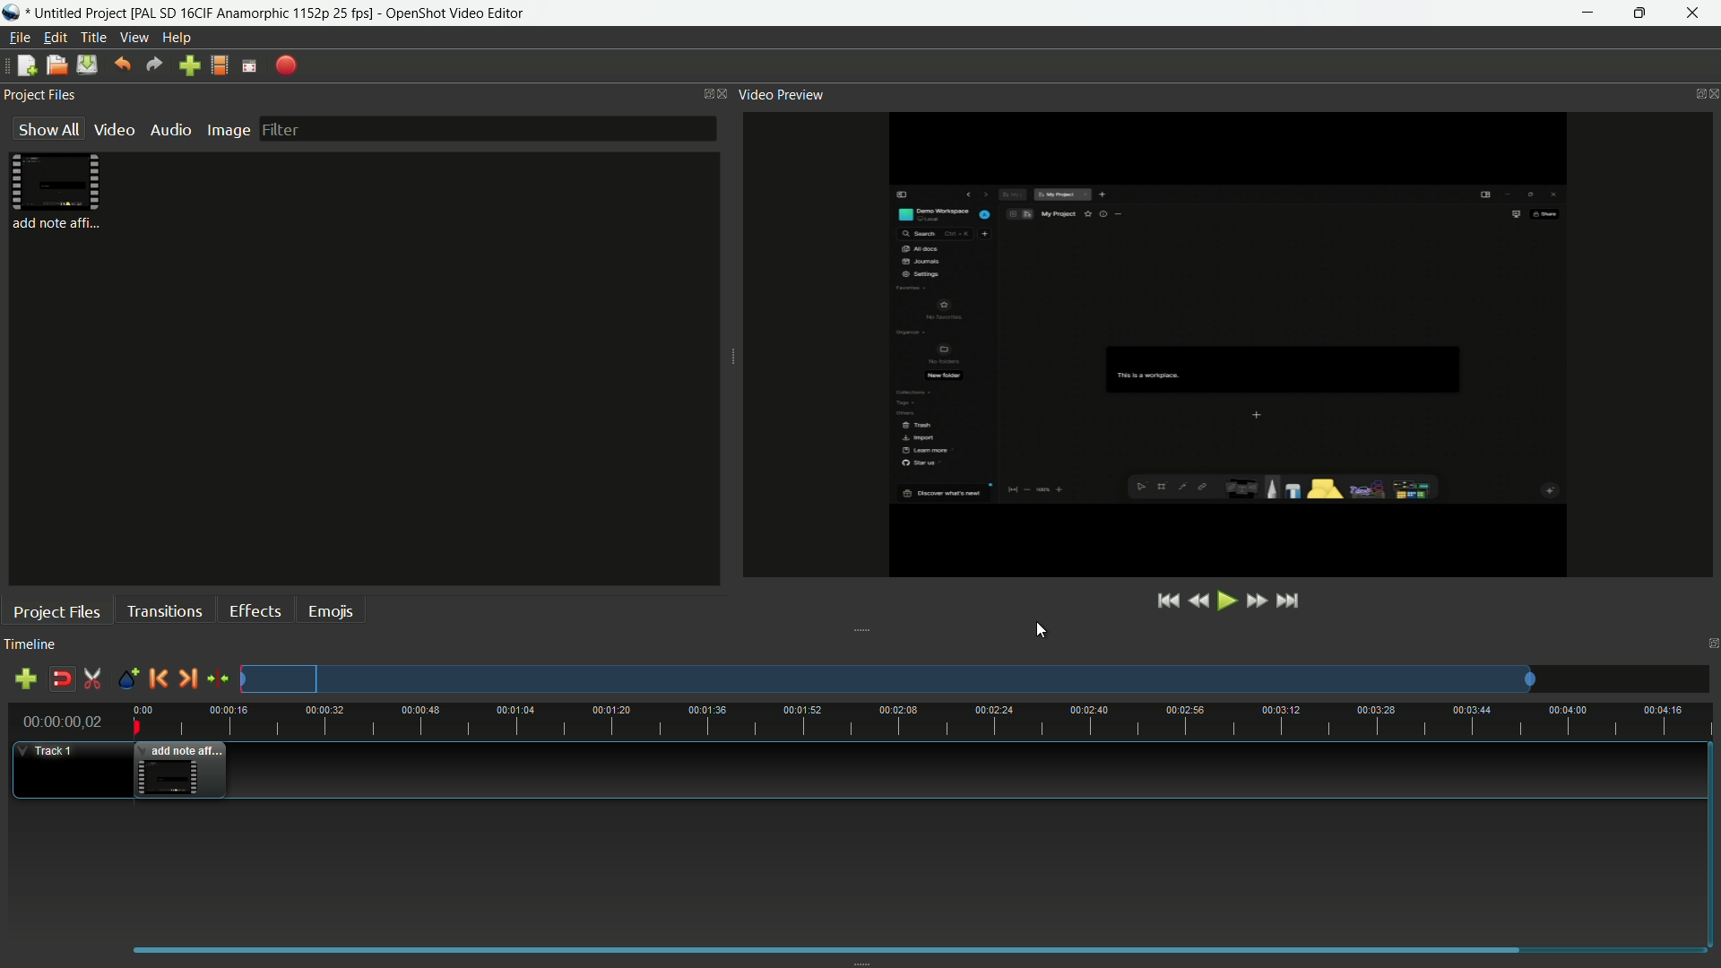  What do you see at coordinates (131, 38) in the screenshot?
I see `view menu` at bounding box center [131, 38].